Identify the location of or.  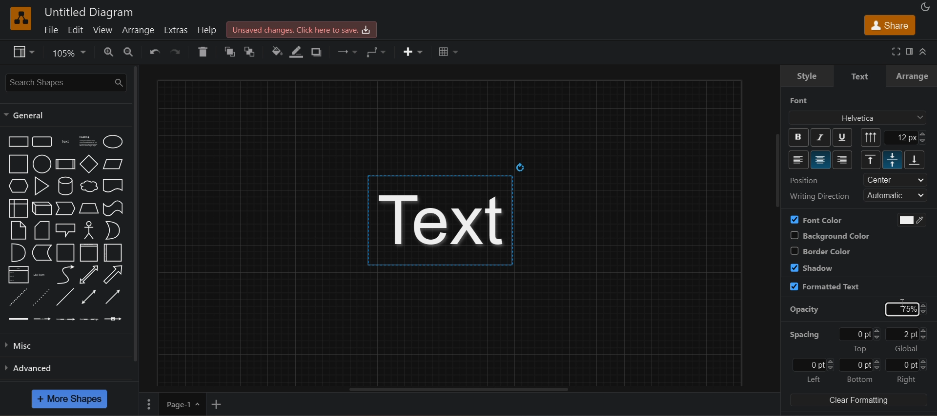
(113, 230).